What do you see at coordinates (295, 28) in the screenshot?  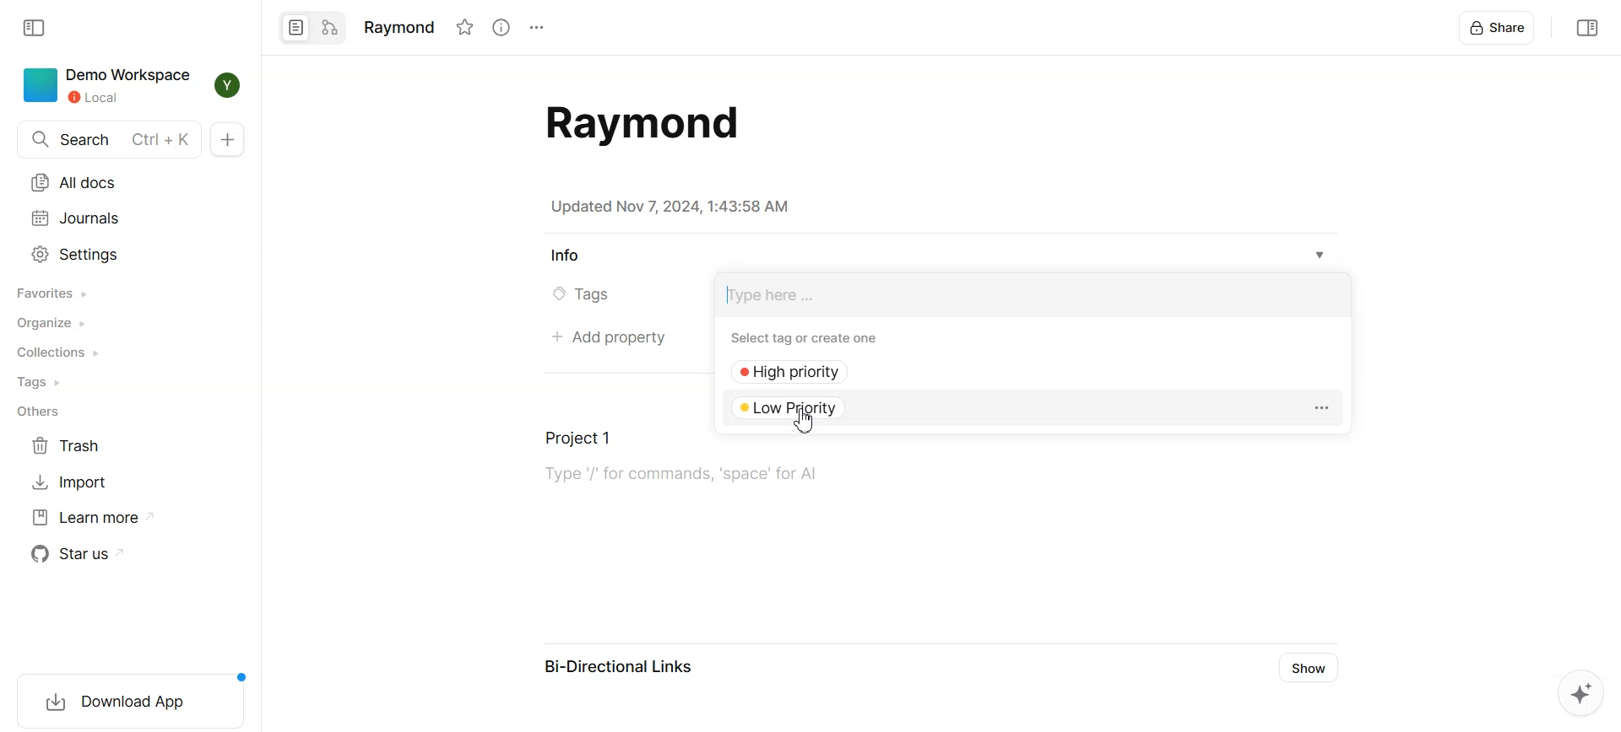 I see `Page` at bounding box center [295, 28].